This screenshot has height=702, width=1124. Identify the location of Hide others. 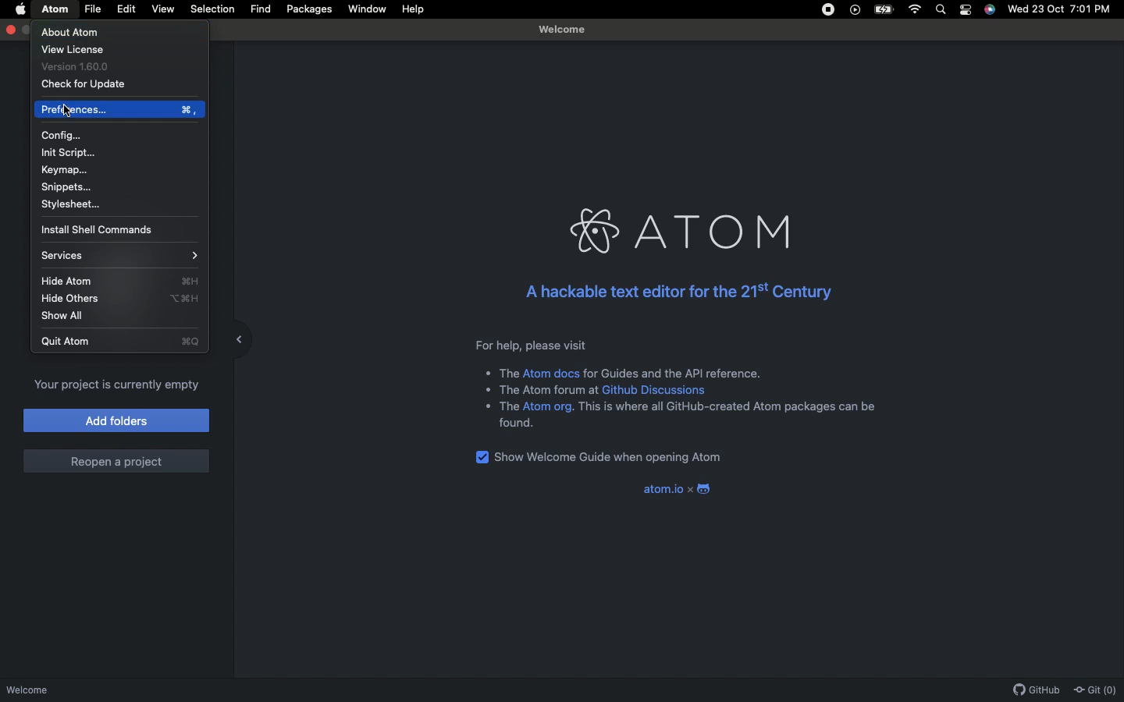
(121, 298).